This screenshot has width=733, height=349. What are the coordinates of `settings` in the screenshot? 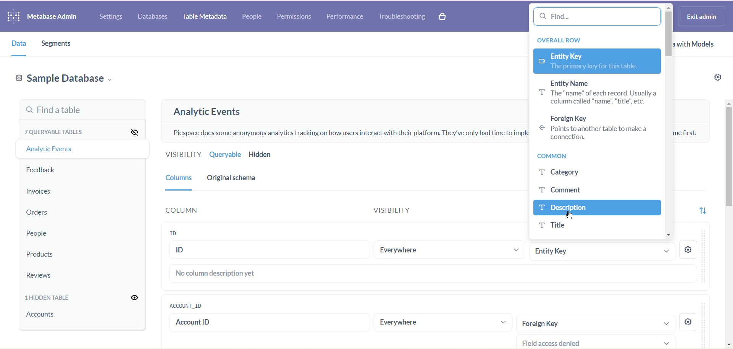 It's located at (688, 250).